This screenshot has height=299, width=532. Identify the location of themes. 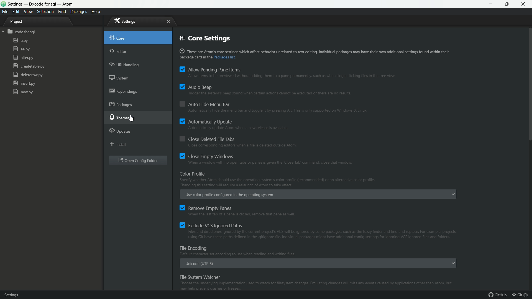
(119, 118).